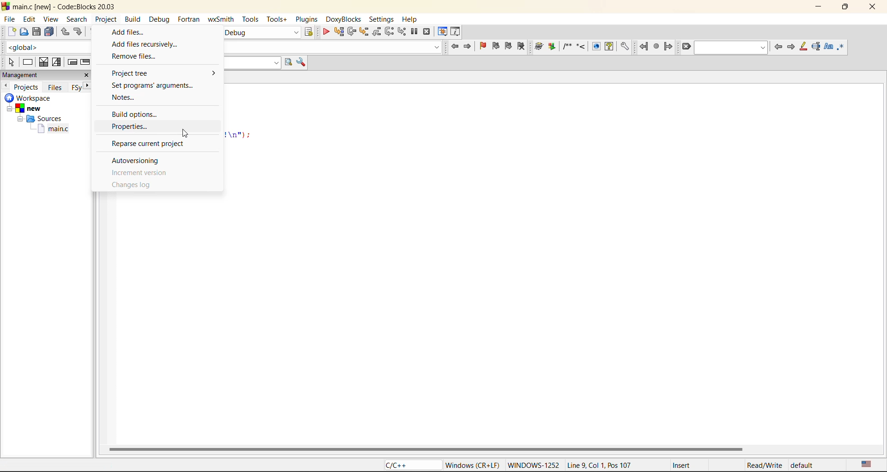  Describe the element at coordinates (37, 108) in the screenshot. I see `new` at that location.